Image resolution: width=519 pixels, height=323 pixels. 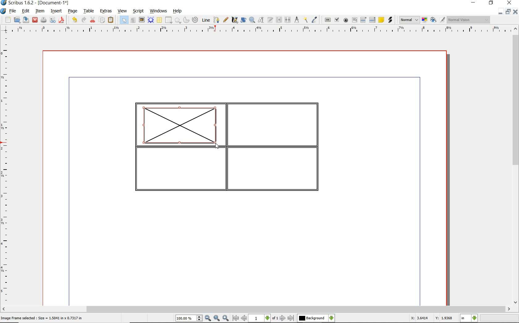 I want to click on file, so click(x=13, y=11).